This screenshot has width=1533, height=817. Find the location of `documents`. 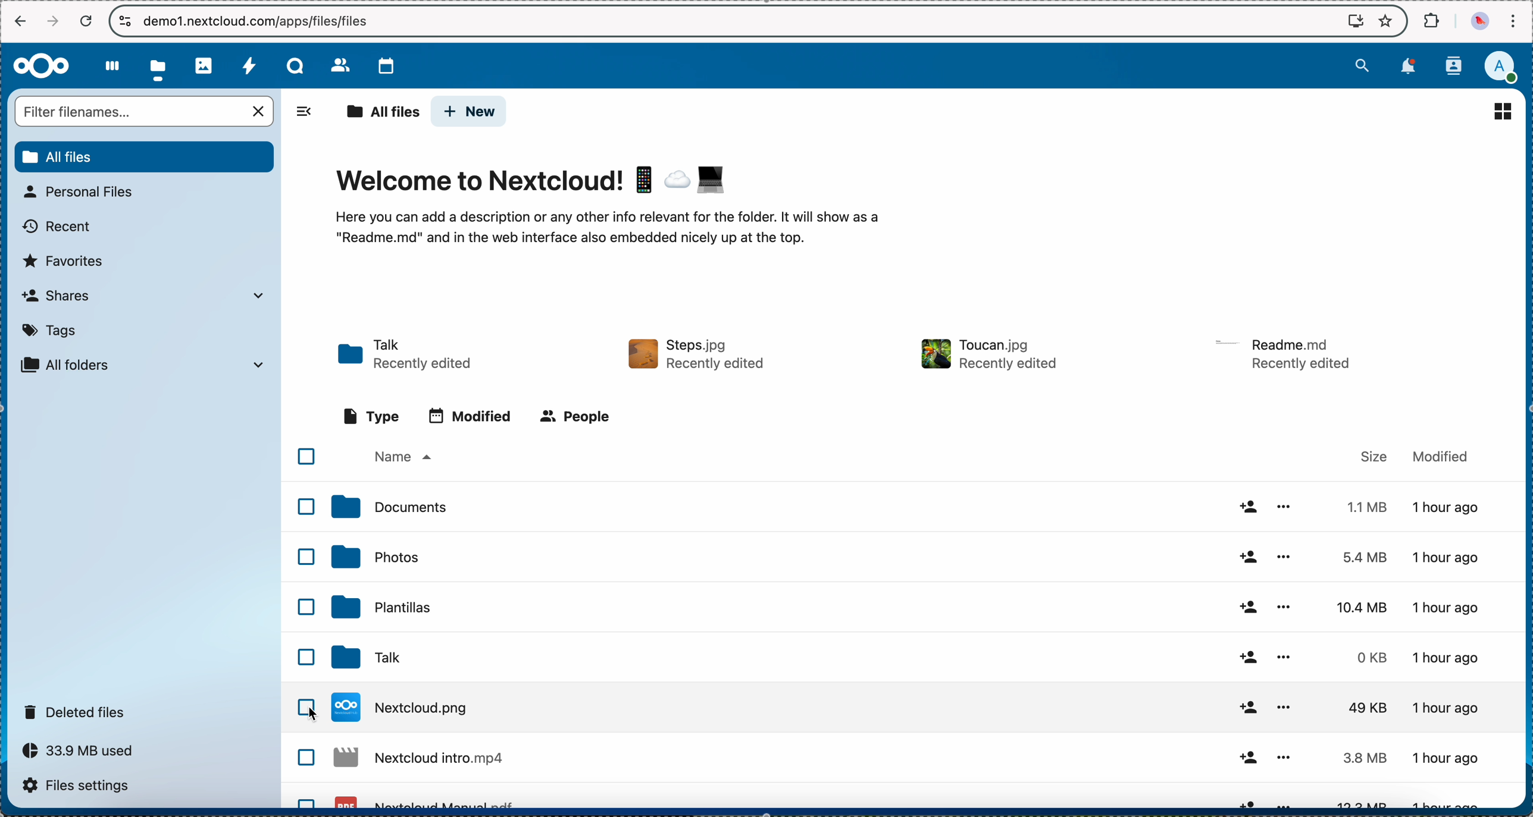

documents is located at coordinates (908, 506).